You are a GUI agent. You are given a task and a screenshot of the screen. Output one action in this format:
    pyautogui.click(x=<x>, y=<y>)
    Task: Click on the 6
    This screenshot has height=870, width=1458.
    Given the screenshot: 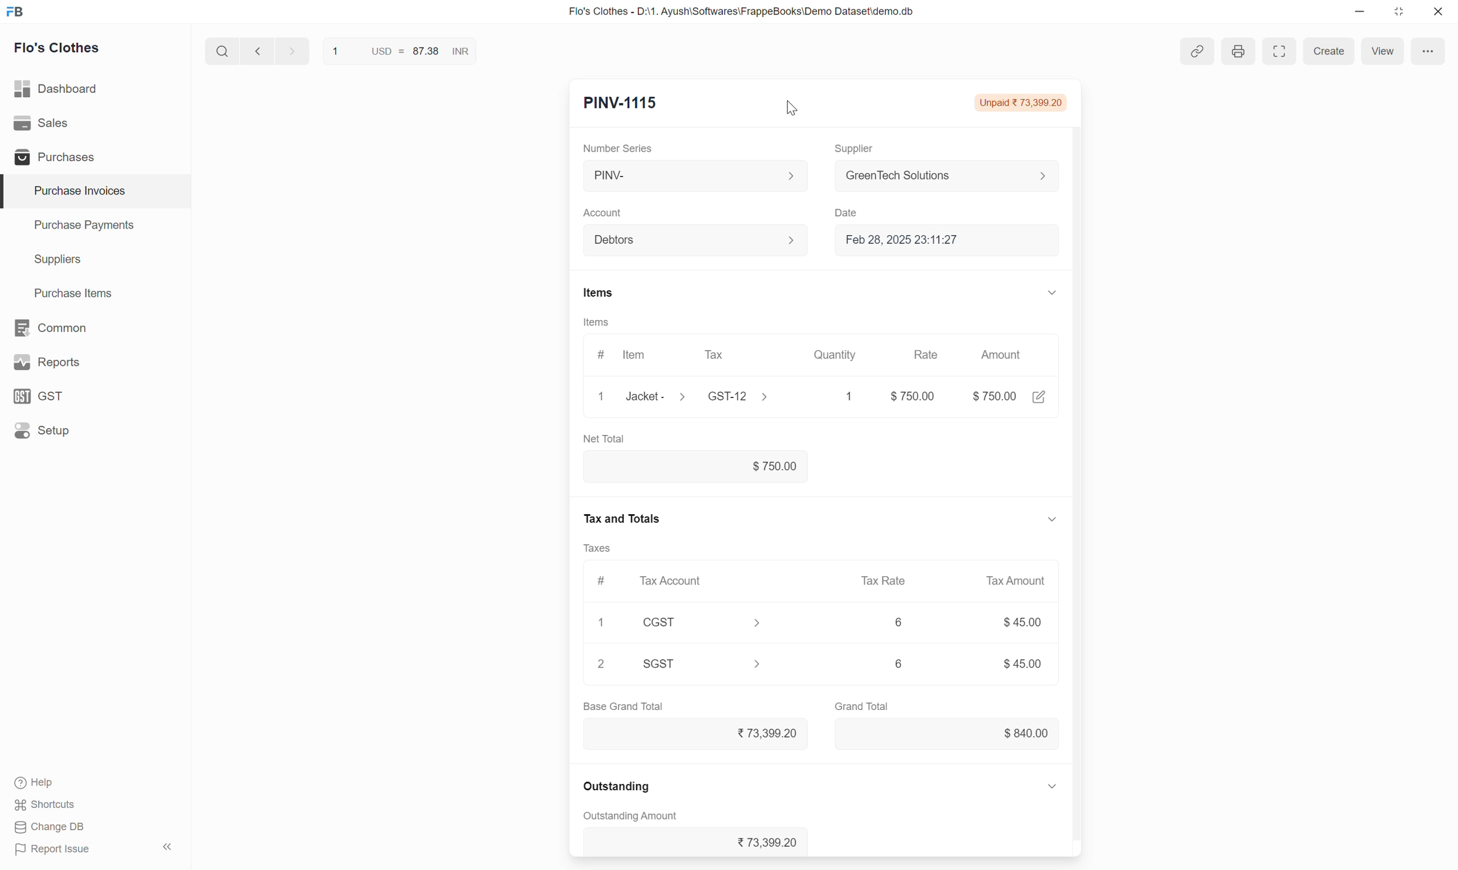 What is the action you would take?
    pyautogui.click(x=900, y=621)
    